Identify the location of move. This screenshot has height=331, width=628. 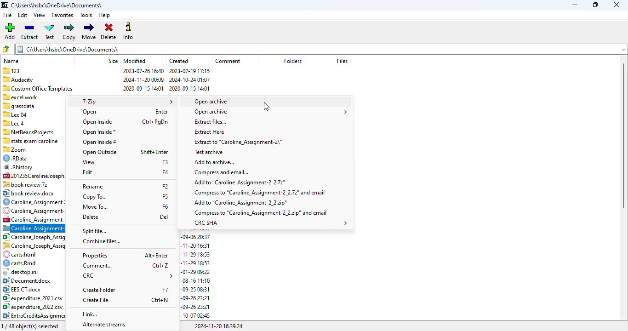
(90, 31).